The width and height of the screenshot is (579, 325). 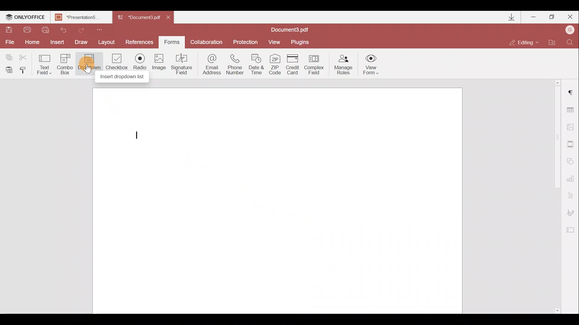 I want to click on Account name, so click(x=570, y=29).